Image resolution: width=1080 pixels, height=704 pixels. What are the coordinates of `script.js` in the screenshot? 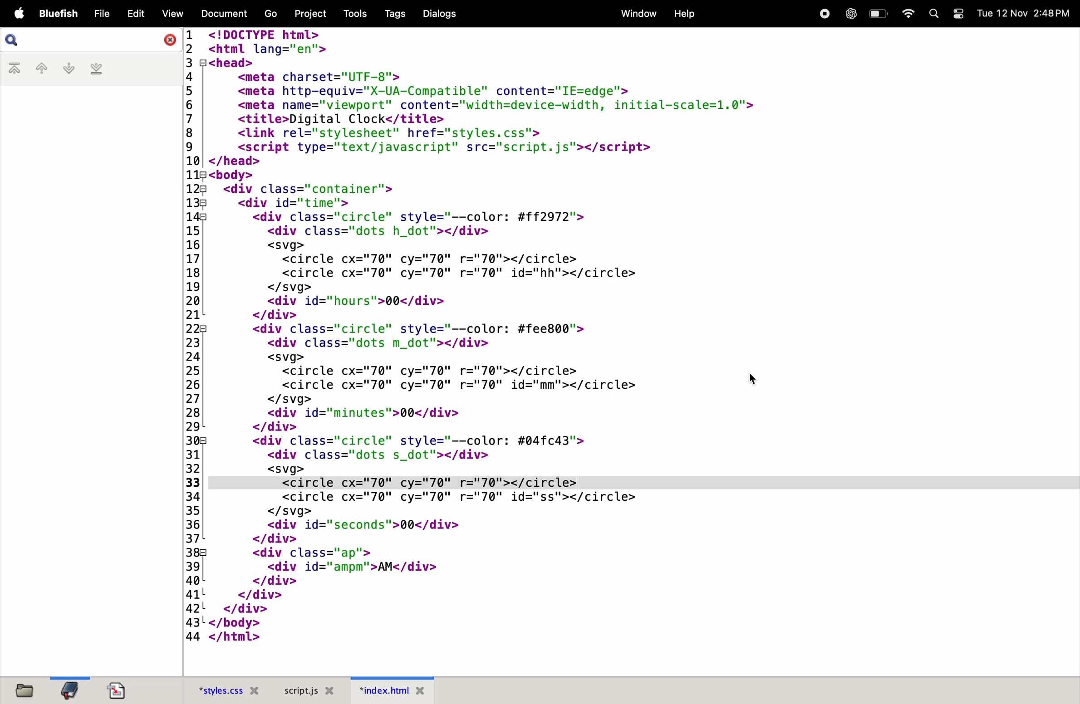 It's located at (313, 689).